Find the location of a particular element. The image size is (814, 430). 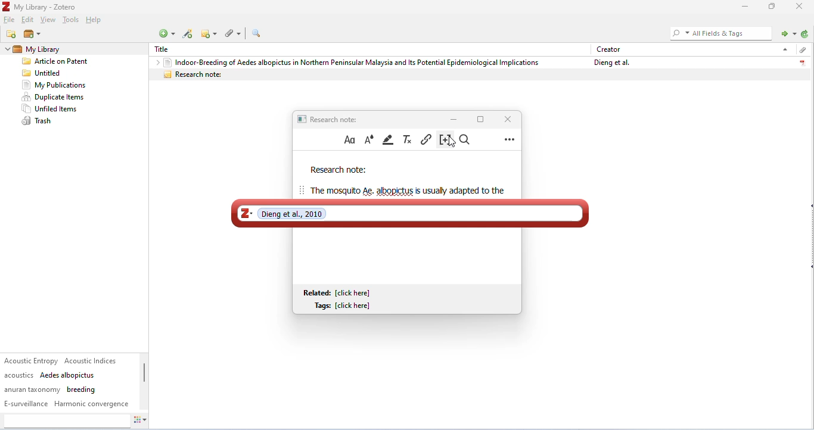

vertical scroll bar is located at coordinates (144, 379).